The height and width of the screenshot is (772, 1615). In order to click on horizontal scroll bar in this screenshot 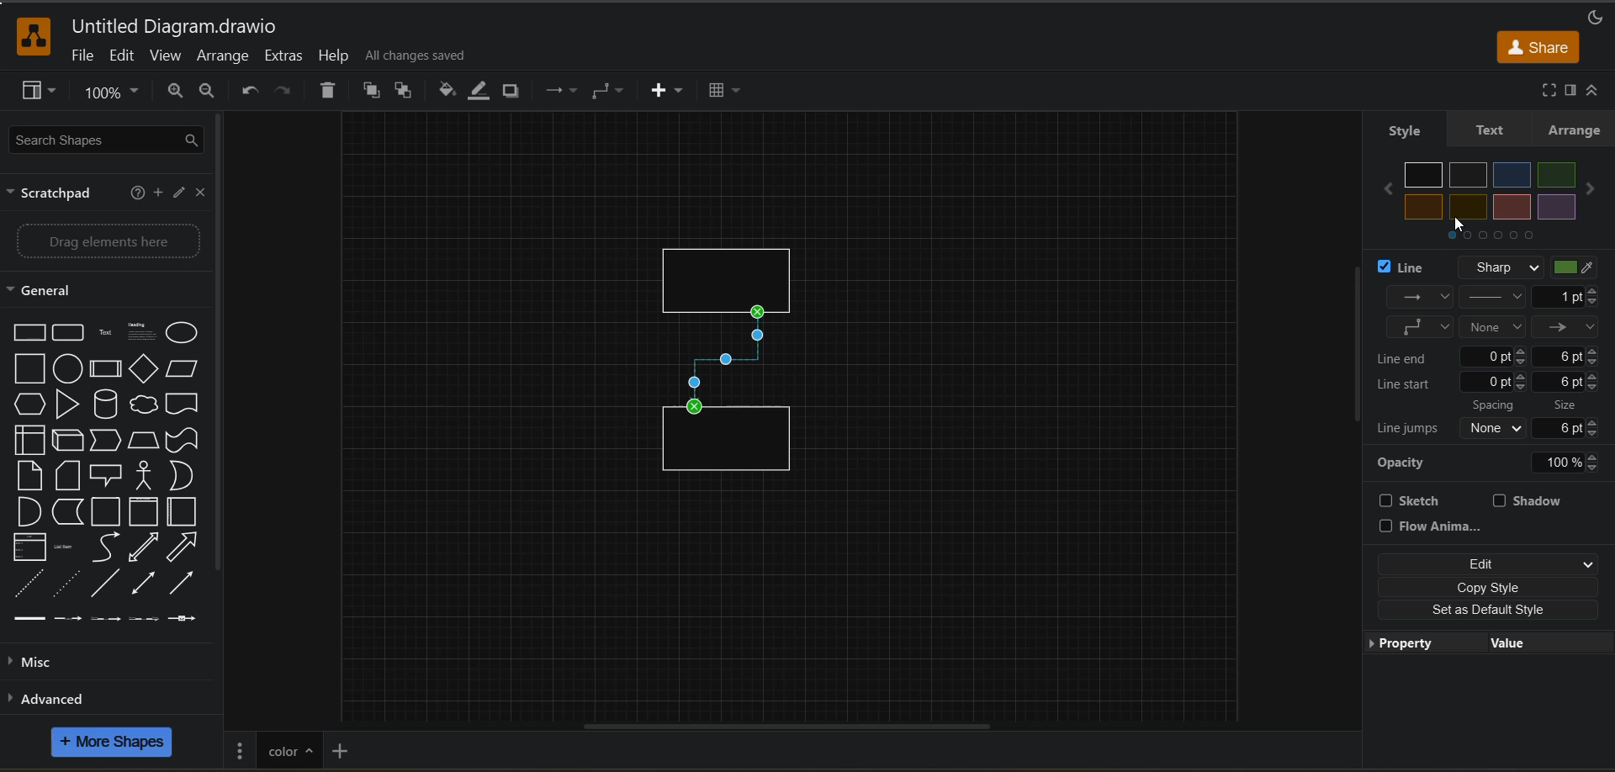, I will do `click(781, 723)`.